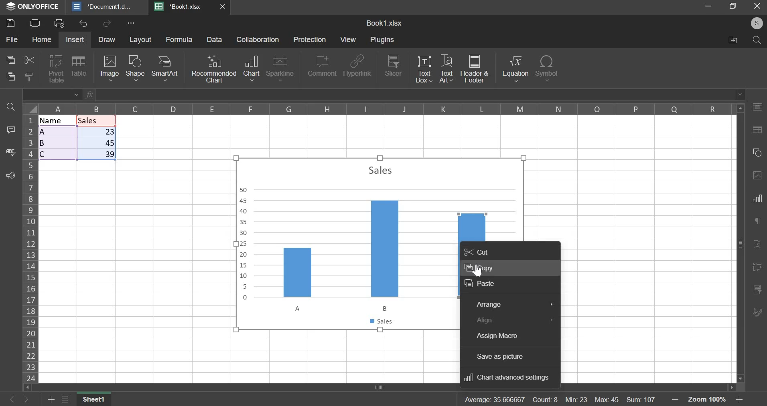 This screenshot has width=767, height=406. What do you see at coordinates (213, 68) in the screenshot?
I see `recommended chart` at bounding box center [213, 68].